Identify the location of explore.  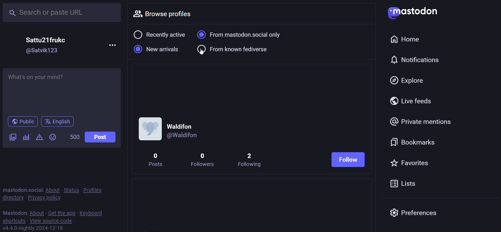
(411, 80).